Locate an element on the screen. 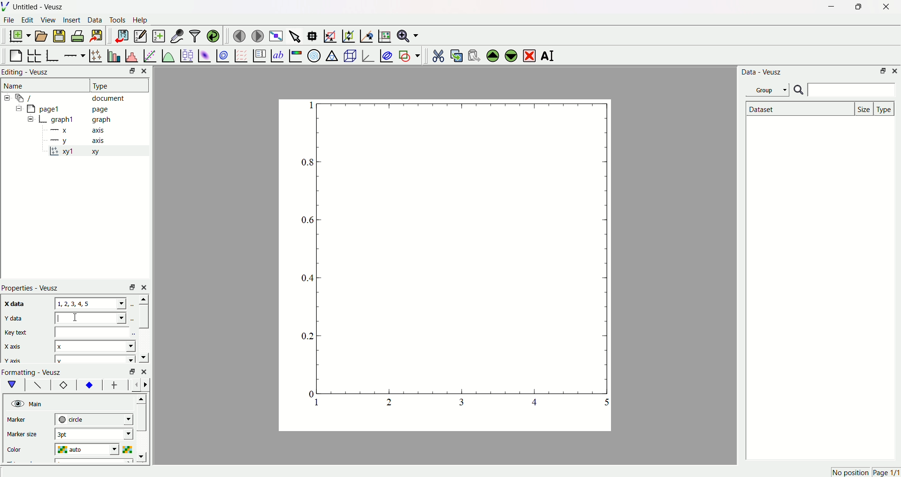  Searchbar is located at coordinates (844, 90).